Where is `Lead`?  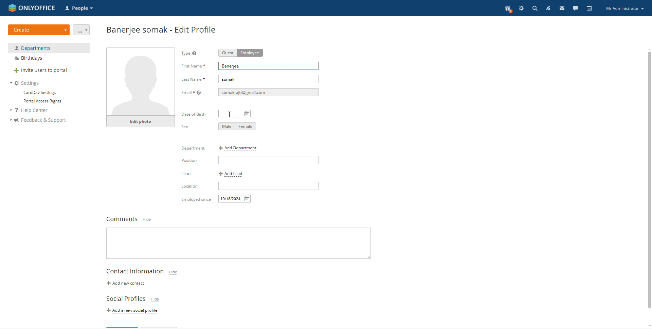
Lead is located at coordinates (186, 174).